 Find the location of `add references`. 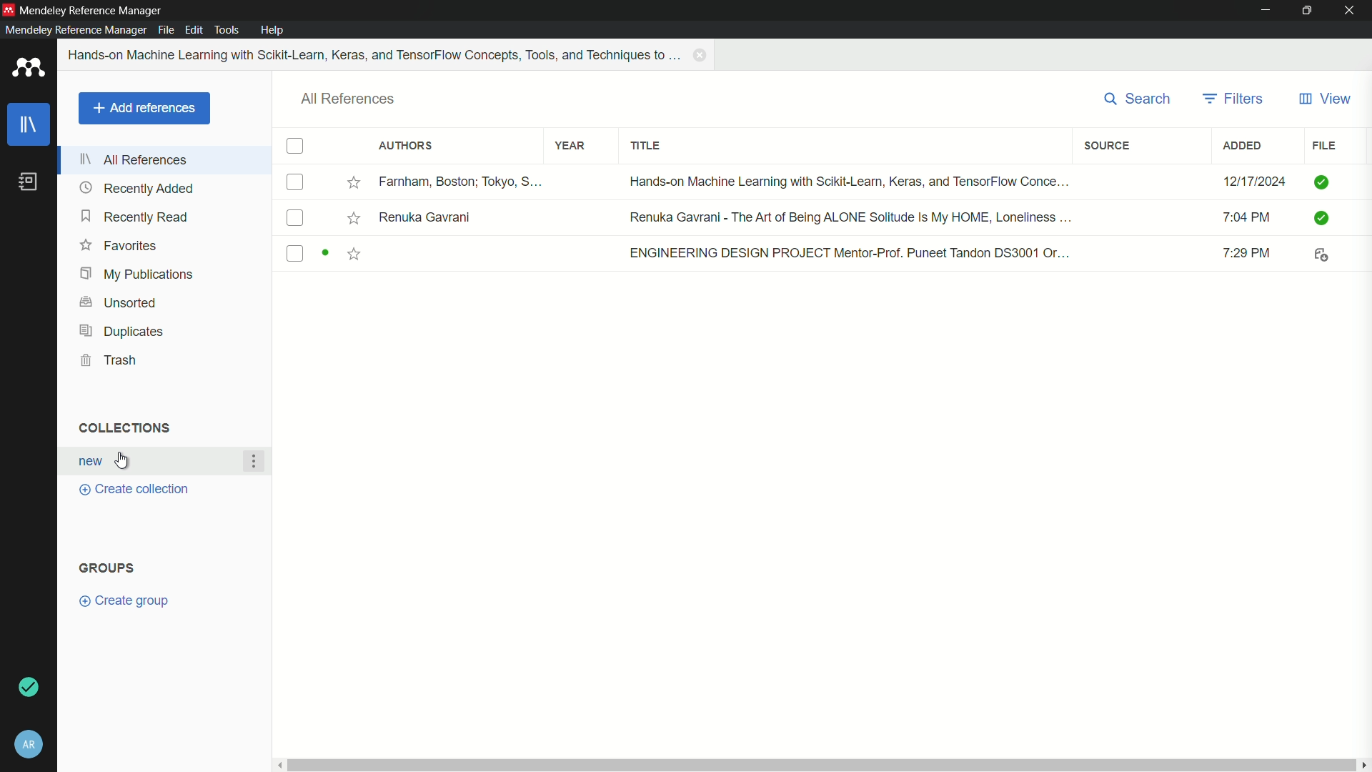

add references is located at coordinates (144, 109).